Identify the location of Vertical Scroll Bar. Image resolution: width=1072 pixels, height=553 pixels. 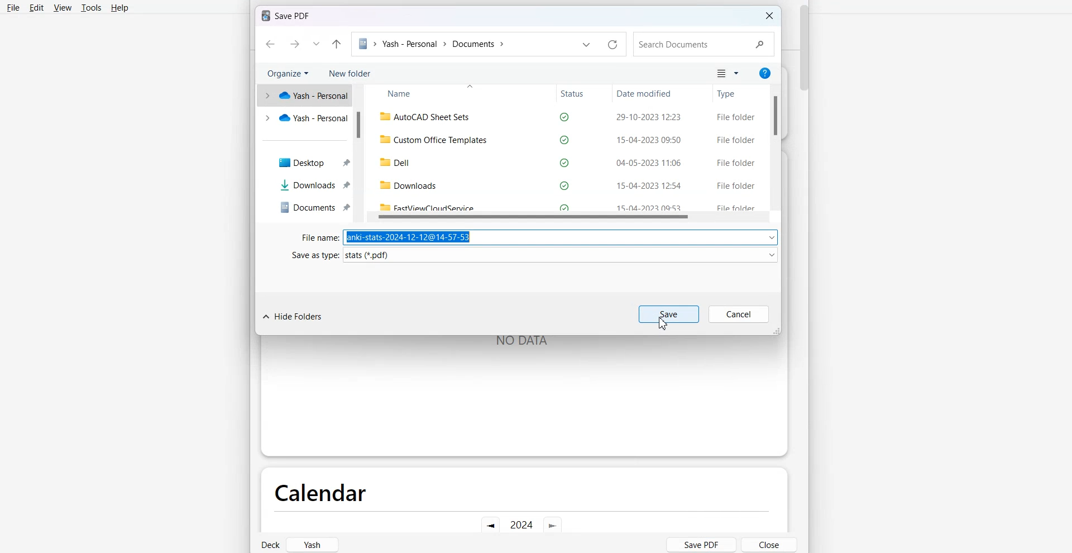
(775, 147).